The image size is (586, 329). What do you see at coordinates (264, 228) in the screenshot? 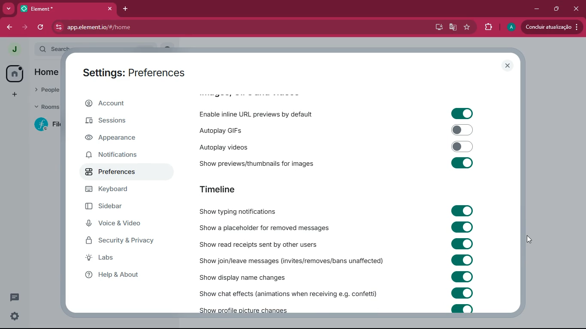
I see `show a placeholder for removed messages` at bounding box center [264, 228].